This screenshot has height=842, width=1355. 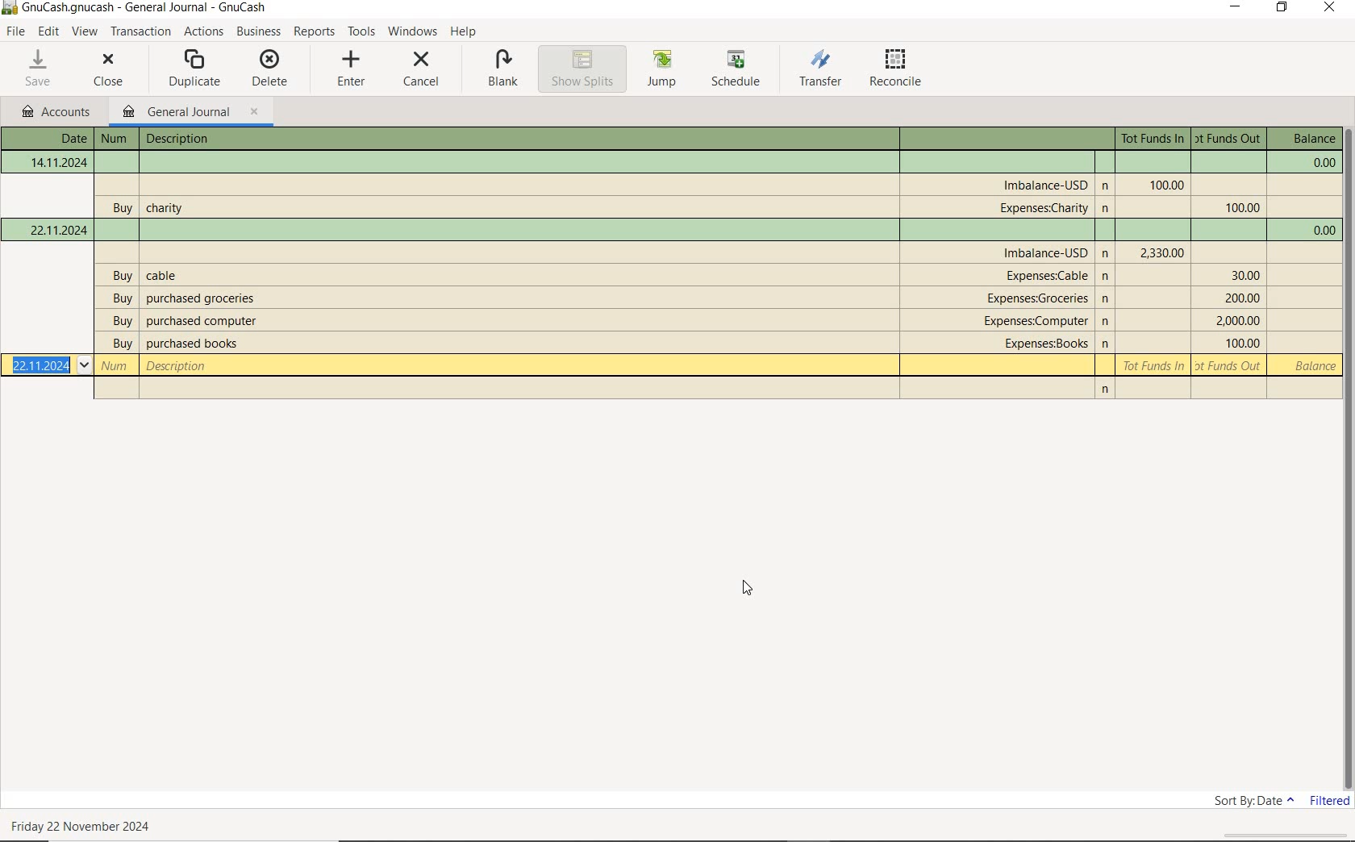 I want to click on BLANK, so click(x=503, y=70).